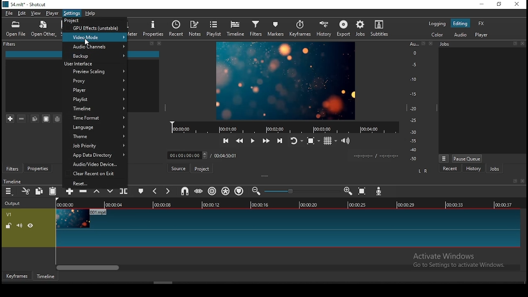 This screenshot has width=528, height=297. What do you see at coordinates (69, 193) in the screenshot?
I see `append` at bounding box center [69, 193].